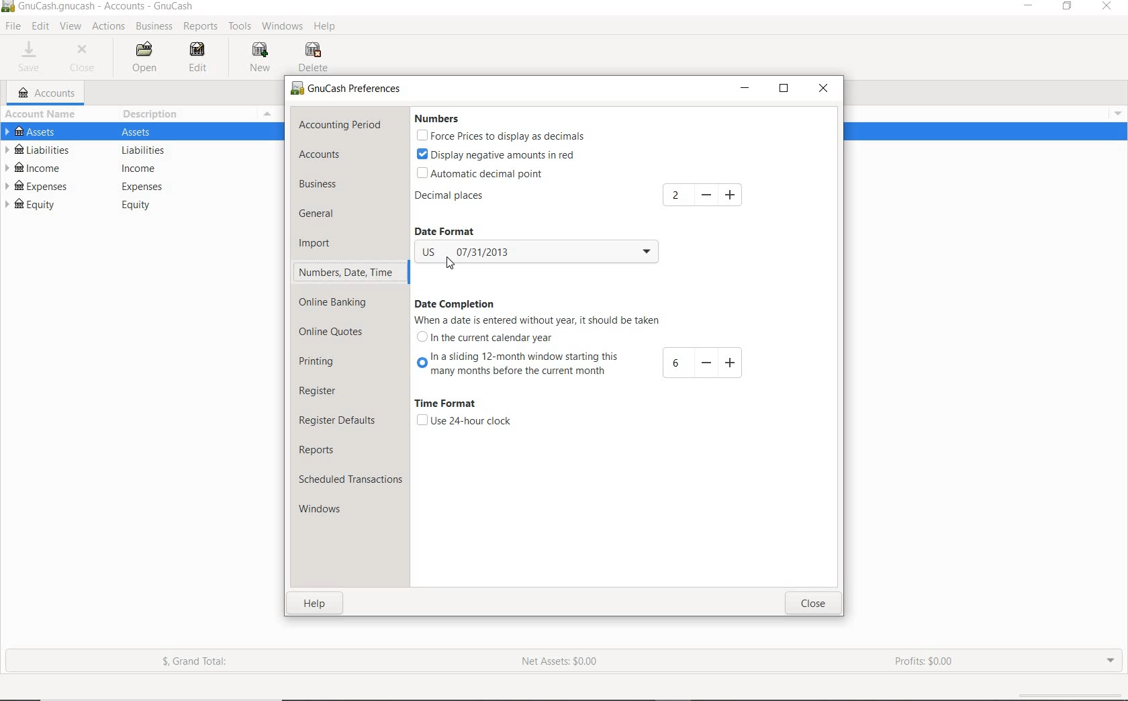  Describe the element at coordinates (339, 420) in the screenshot. I see `register defaults` at that location.